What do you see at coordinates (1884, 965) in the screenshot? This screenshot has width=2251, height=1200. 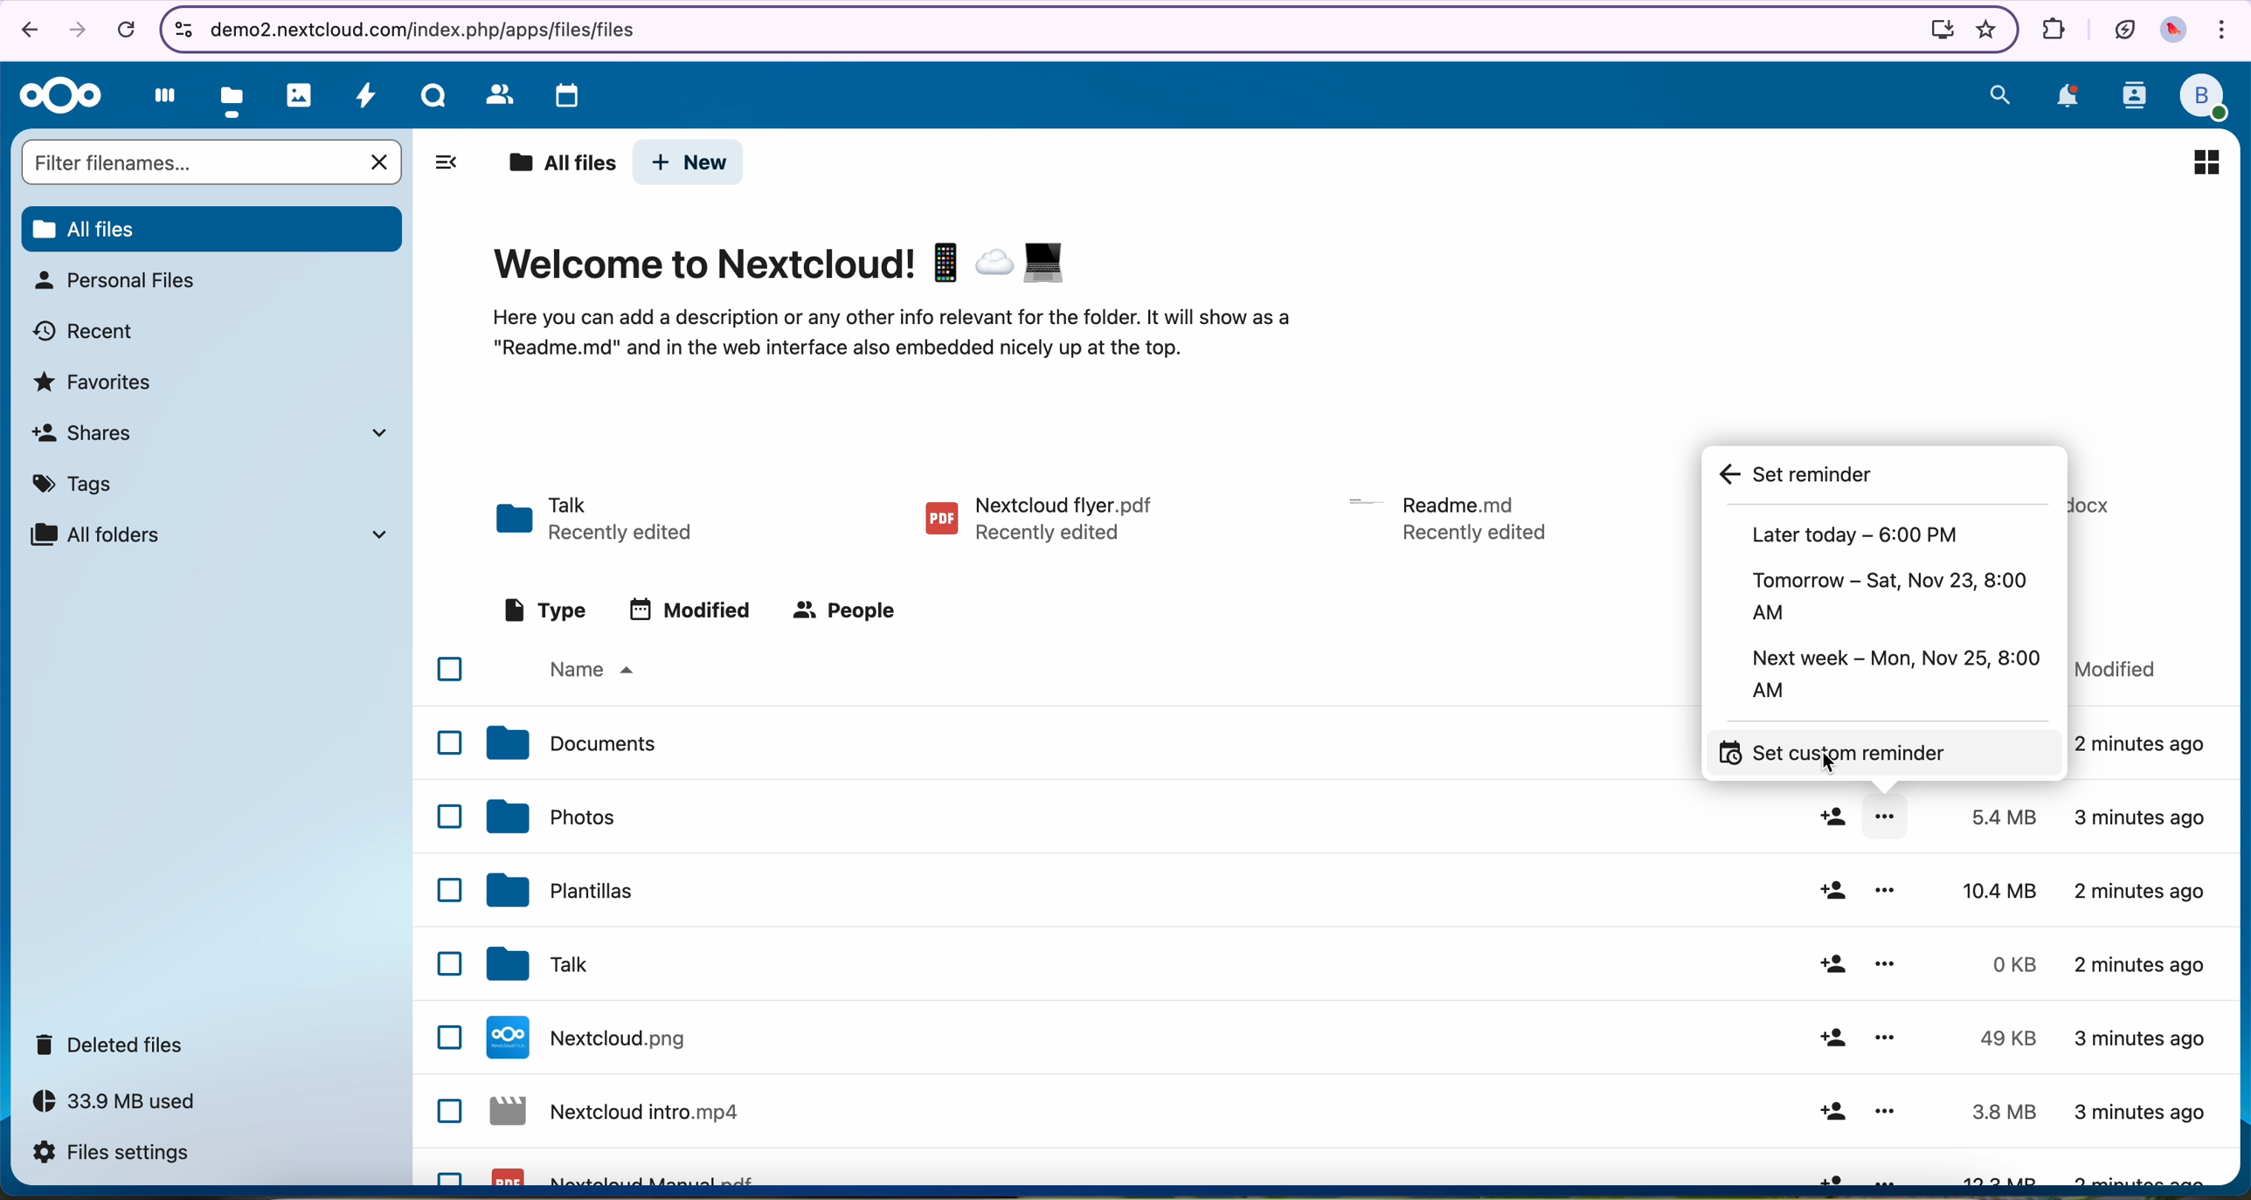 I see `more options` at bounding box center [1884, 965].